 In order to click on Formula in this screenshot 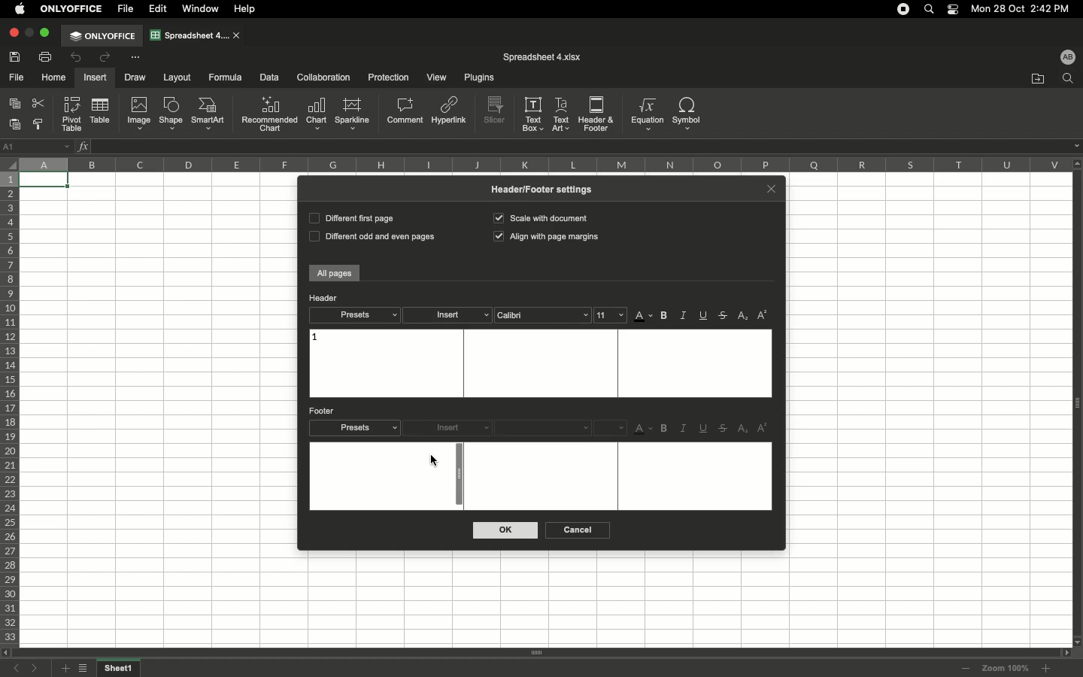, I will do `click(223, 77)`.